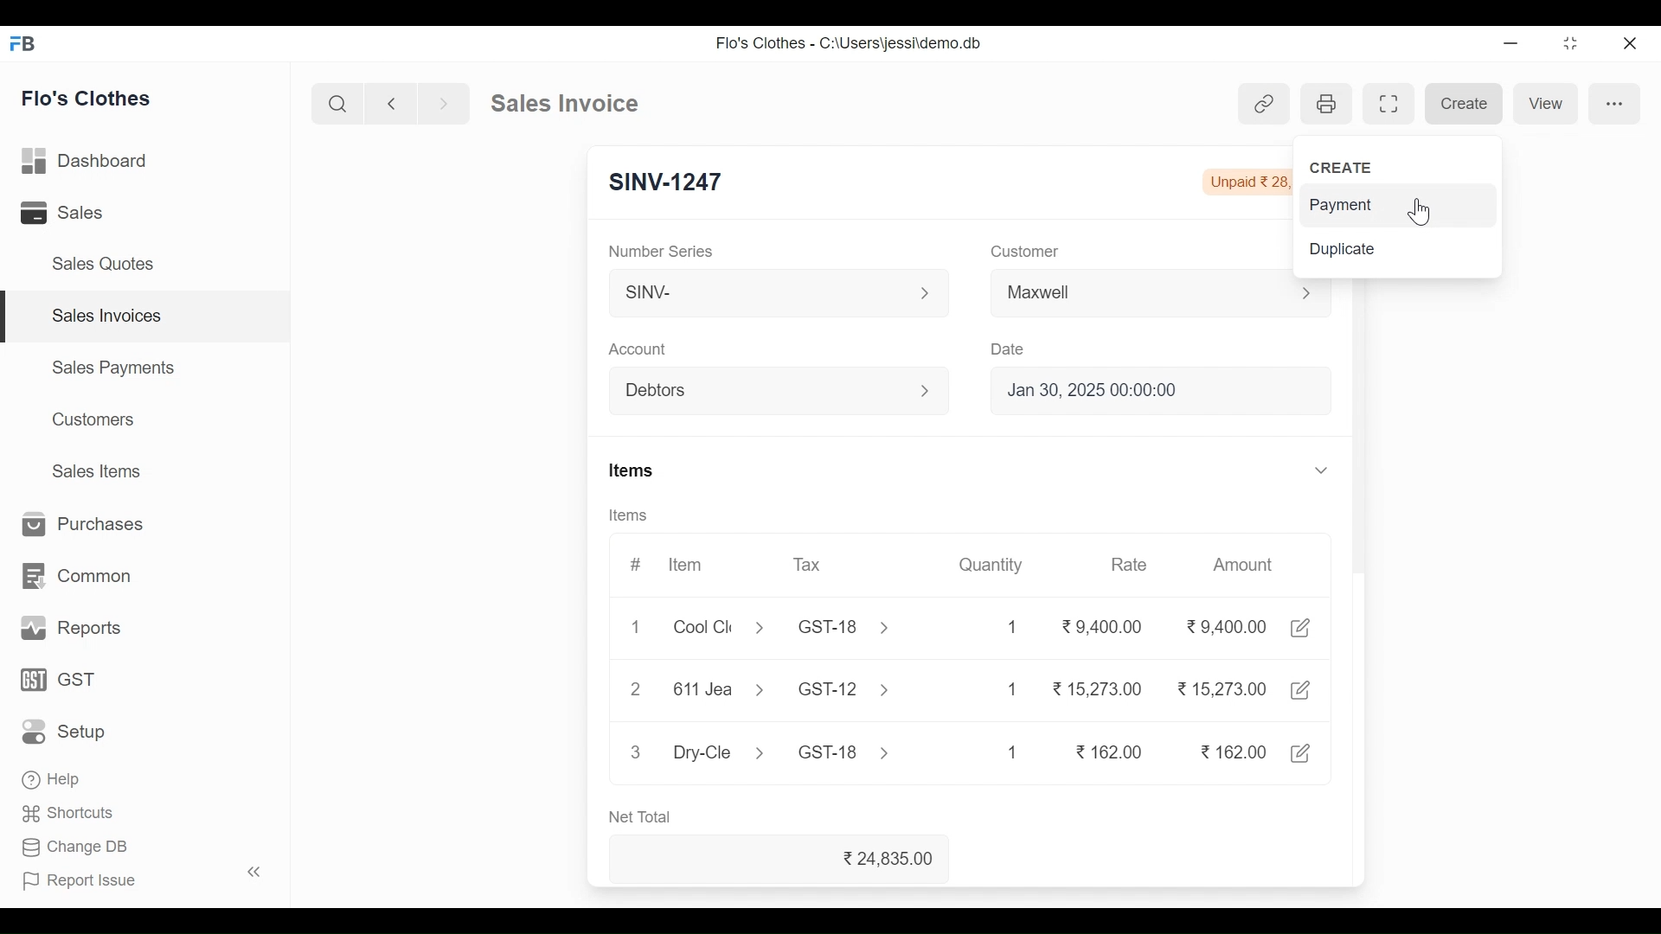 This screenshot has height=934, width=1661. What do you see at coordinates (777, 749) in the screenshot?
I see `Dry-Cle > GST-18 >` at bounding box center [777, 749].